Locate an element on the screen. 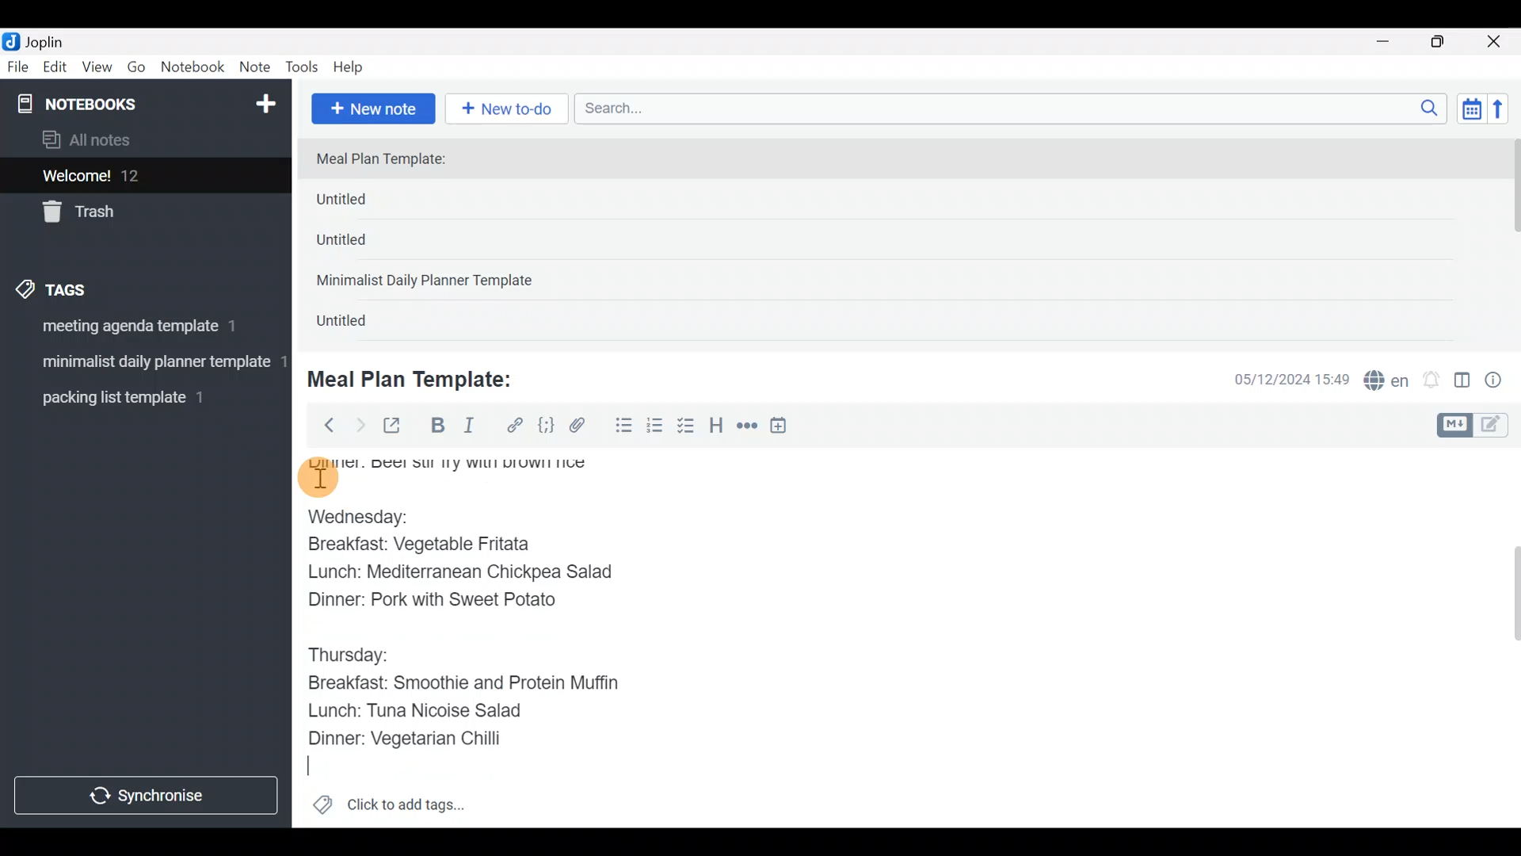  Breakfast: Vegetable Fritata is located at coordinates (433, 543).